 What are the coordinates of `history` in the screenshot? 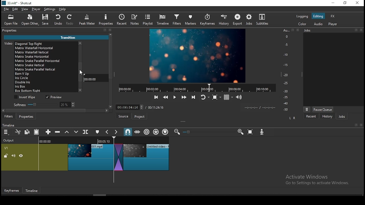 It's located at (223, 20).